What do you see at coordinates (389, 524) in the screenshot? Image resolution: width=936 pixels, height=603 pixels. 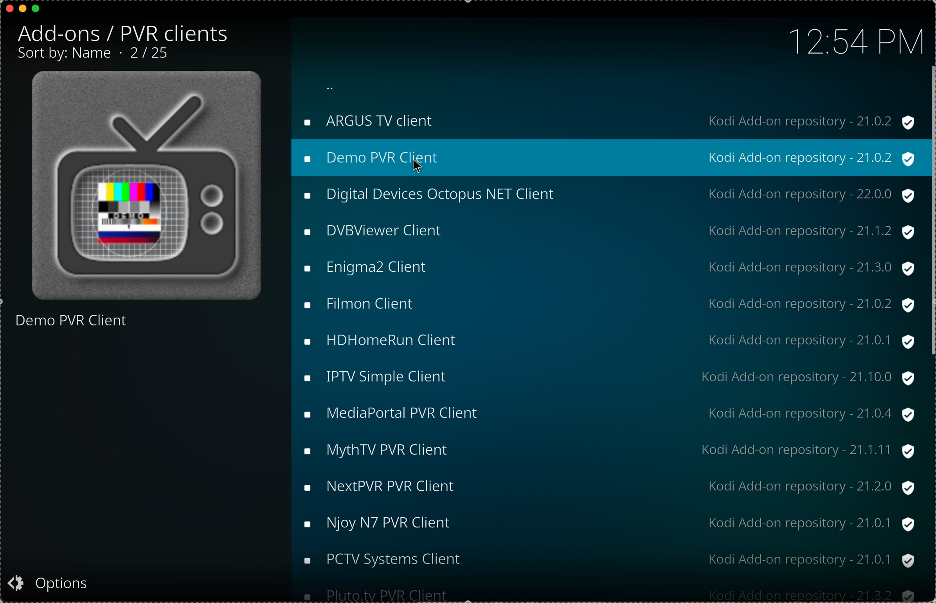 I see `Njoy N7 PVR client` at bounding box center [389, 524].